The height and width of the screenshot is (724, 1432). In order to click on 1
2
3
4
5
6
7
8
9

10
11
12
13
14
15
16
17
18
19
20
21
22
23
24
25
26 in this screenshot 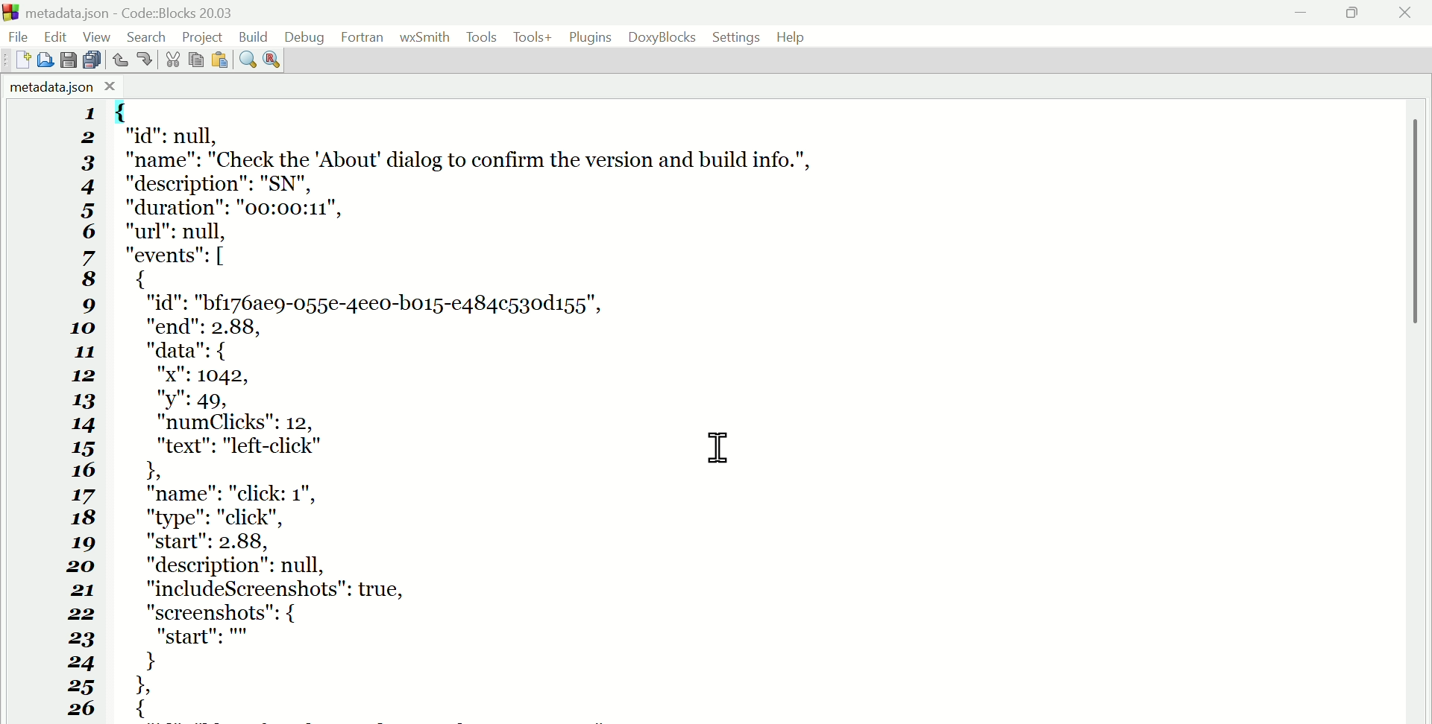, I will do `click(76, 413)`.